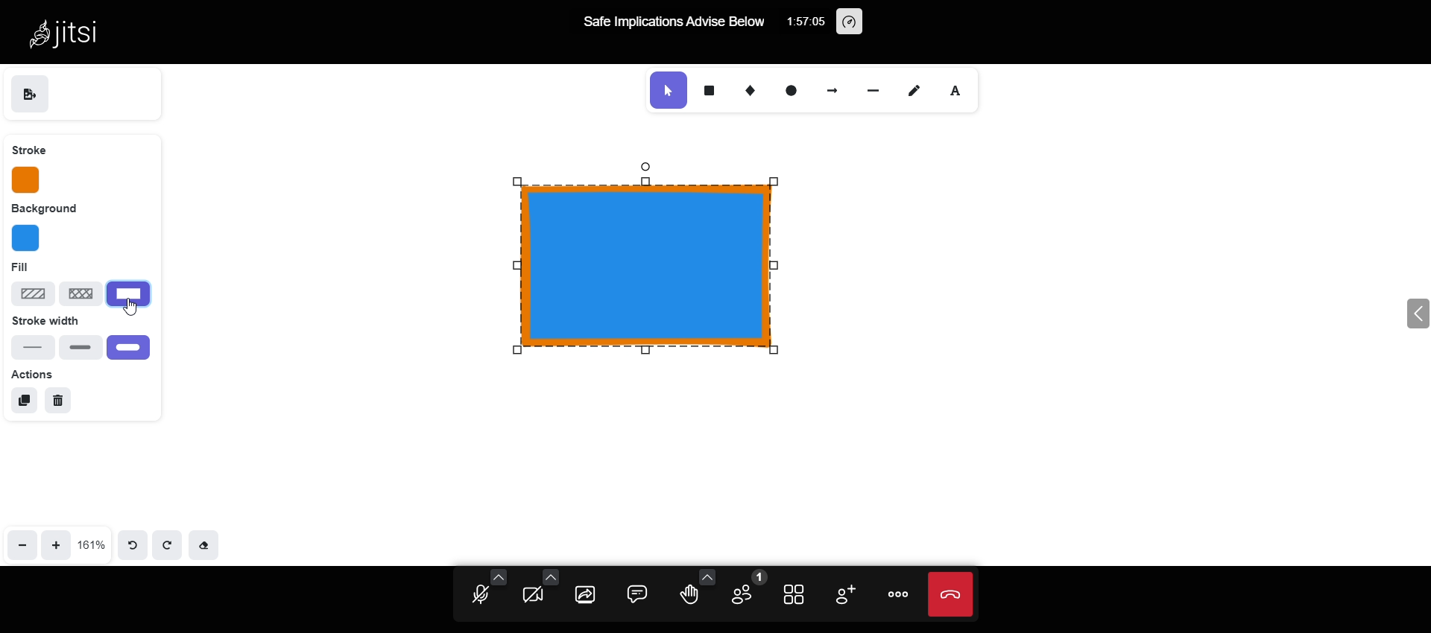 Image resolution: width=1431 pixels, height=633 pixels. I want to click on zoom in, so click(52, 545).